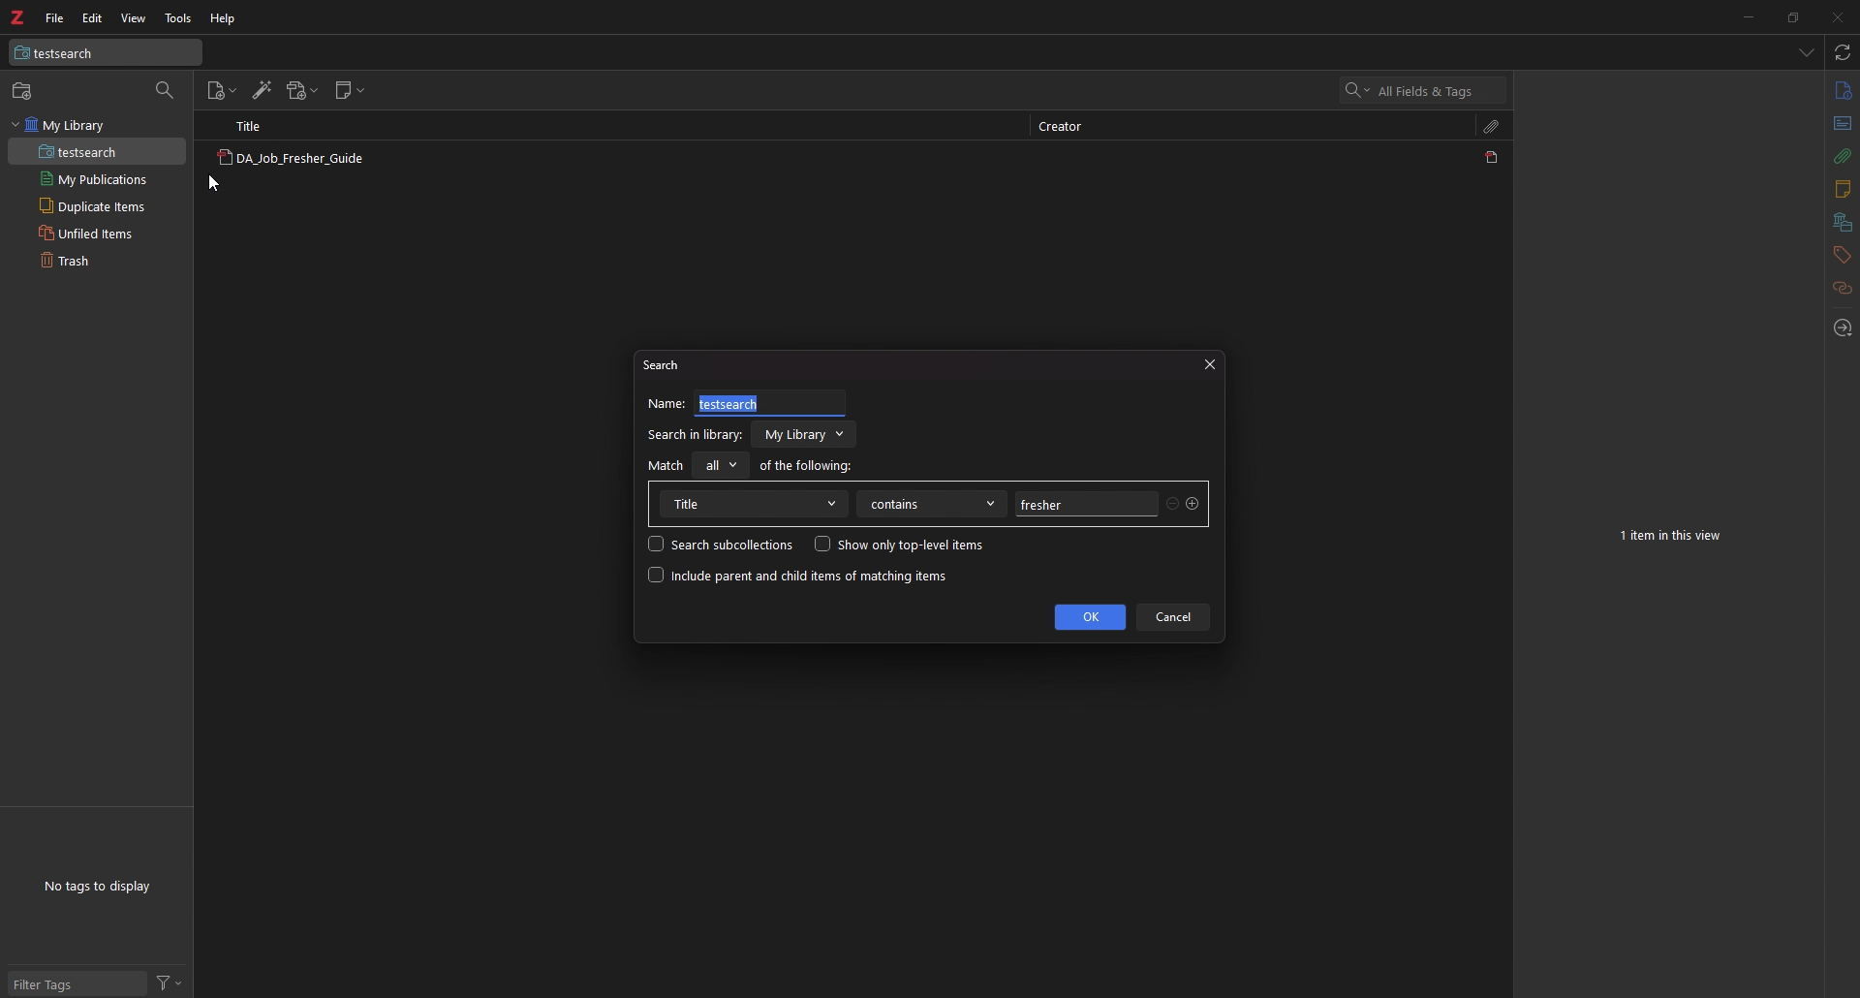  Describe the element at coordinates (97, 125) in the screenshot. I see `my library` at that location.